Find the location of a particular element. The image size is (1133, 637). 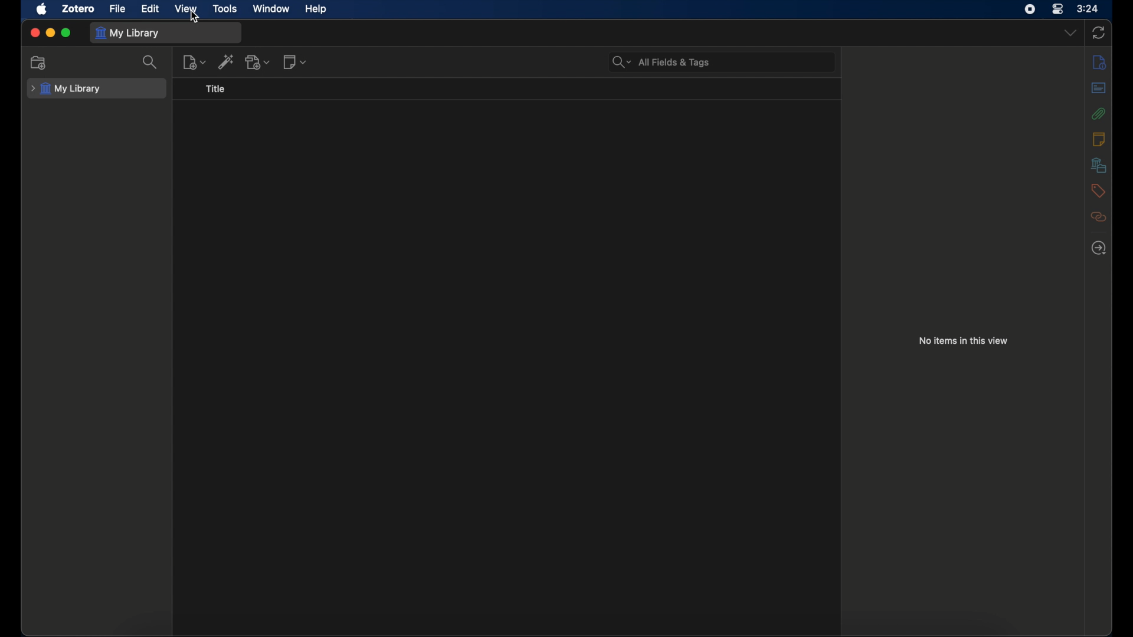

time is located at coordinates (1088, 9).